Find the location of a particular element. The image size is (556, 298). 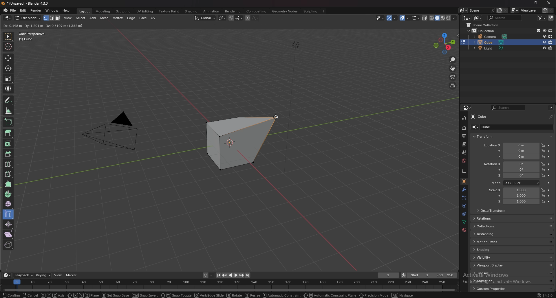

lock is located at coordinates (542, 190).